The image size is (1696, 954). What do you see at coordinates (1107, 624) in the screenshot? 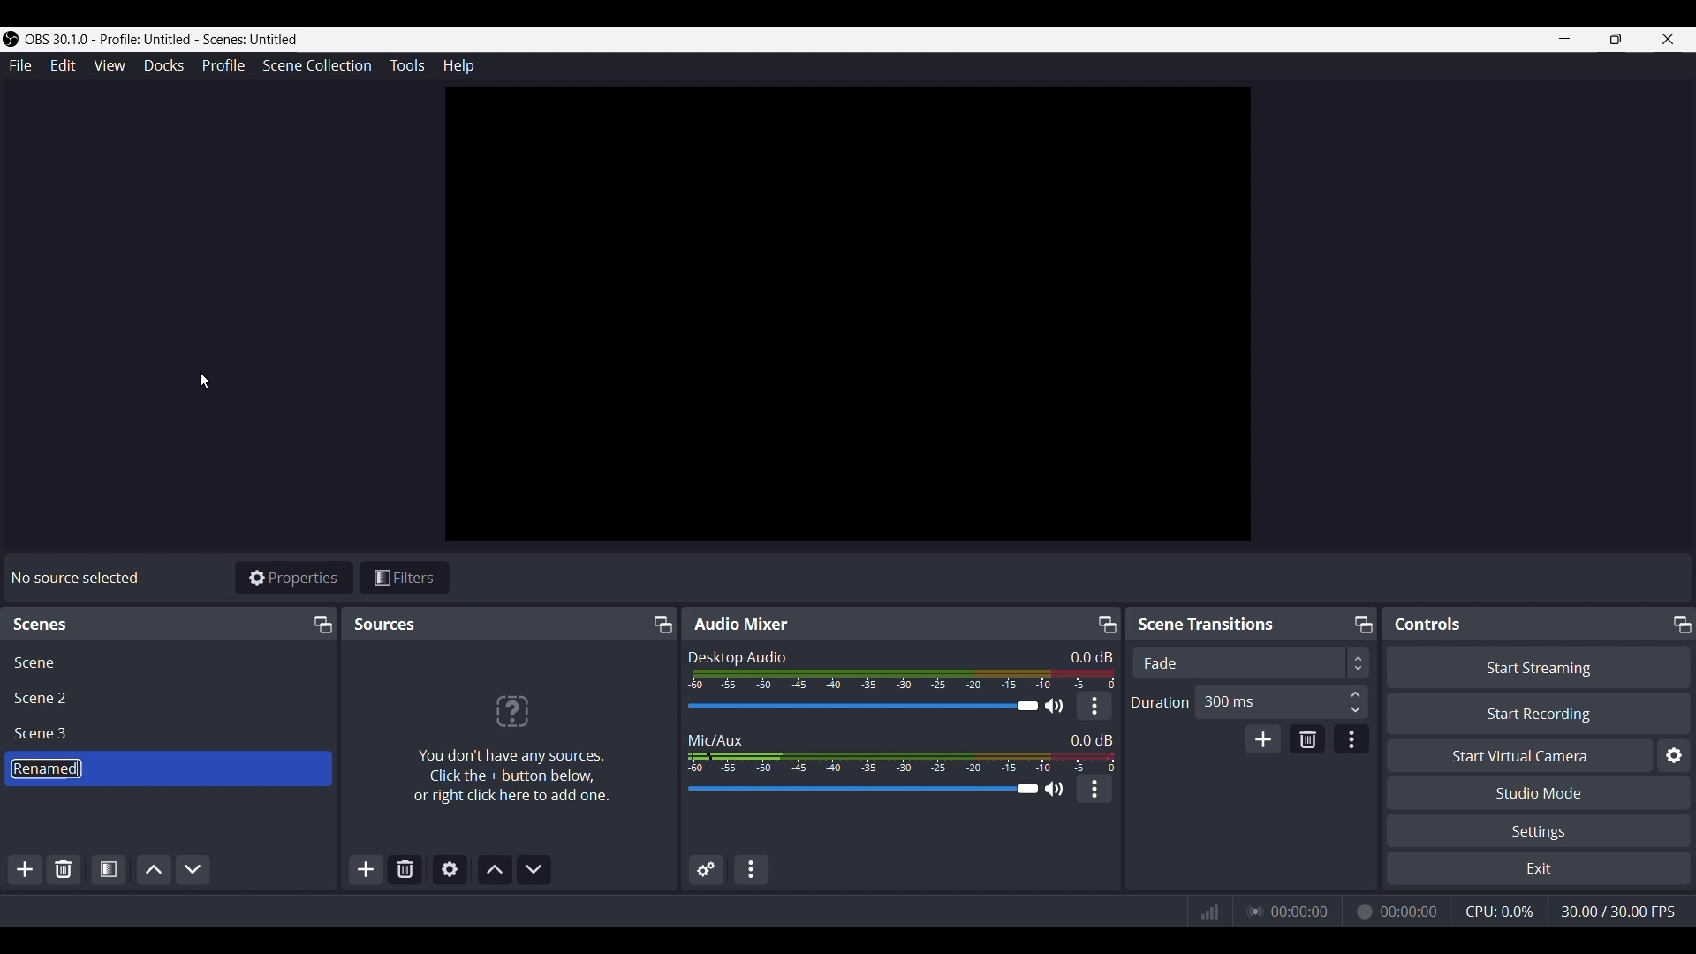
I see ` Undock/Pop-out icon` at bounding box center [1107, 624].